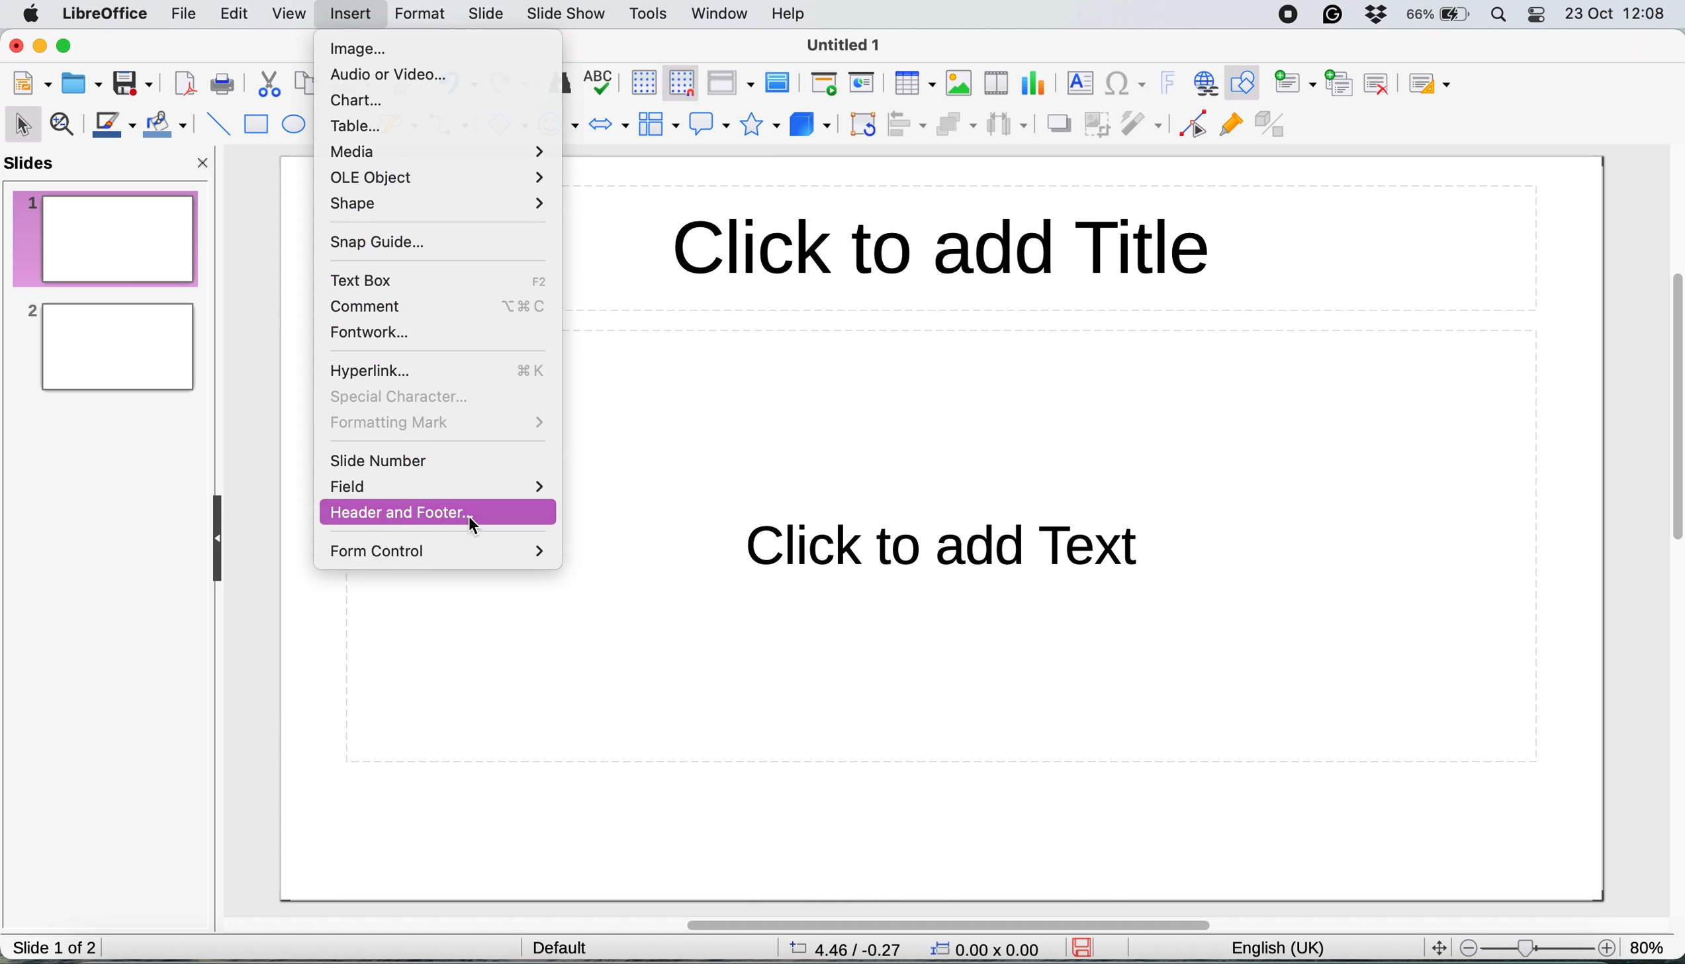  What do you see at coordinates (1435, 84) in the screenshot?
I see `slide layout` at bounding box center [1435, 84].